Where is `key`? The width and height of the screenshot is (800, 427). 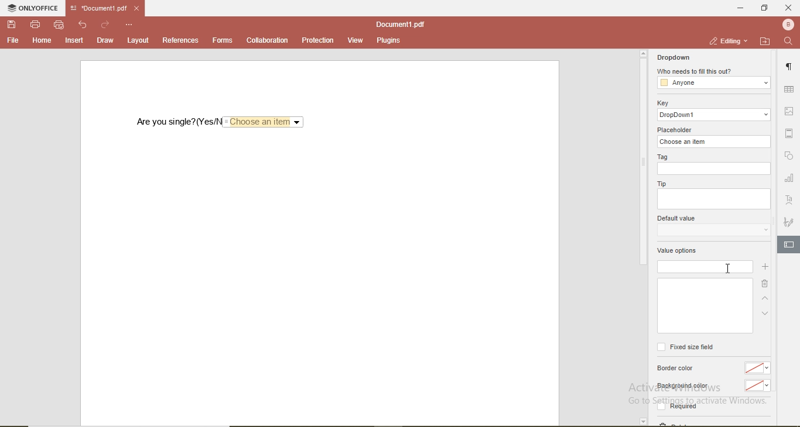 key is located at coordinates (665, 103).